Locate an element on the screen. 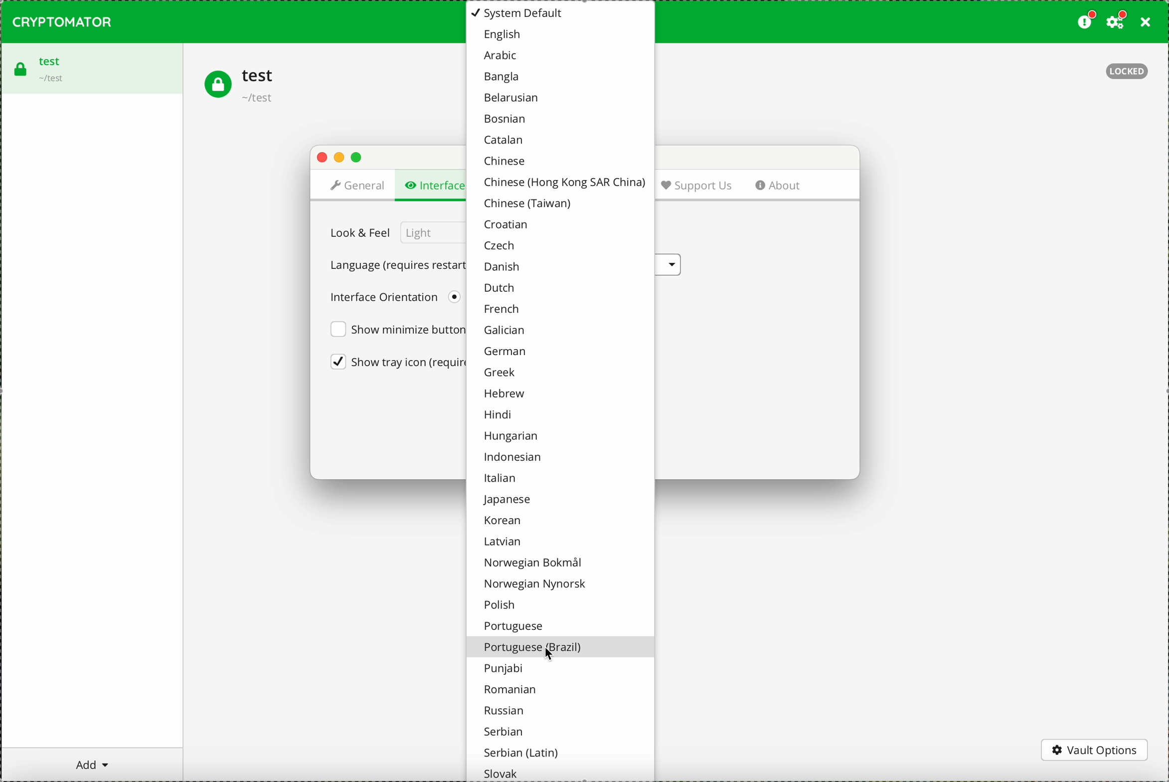 The height and width of the screenshot is (782, 1169). croatian is located at coordinates (512, 227).